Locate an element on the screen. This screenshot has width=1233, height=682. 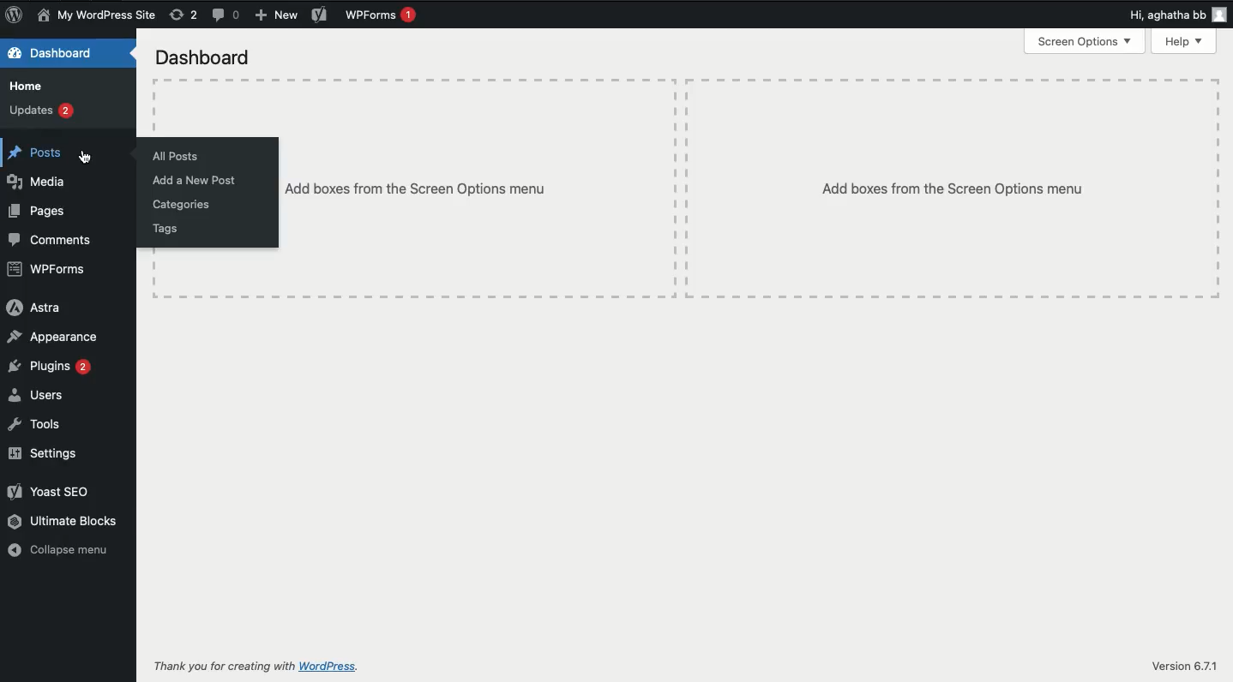
Dashboard is located at coordinates (201, 57).